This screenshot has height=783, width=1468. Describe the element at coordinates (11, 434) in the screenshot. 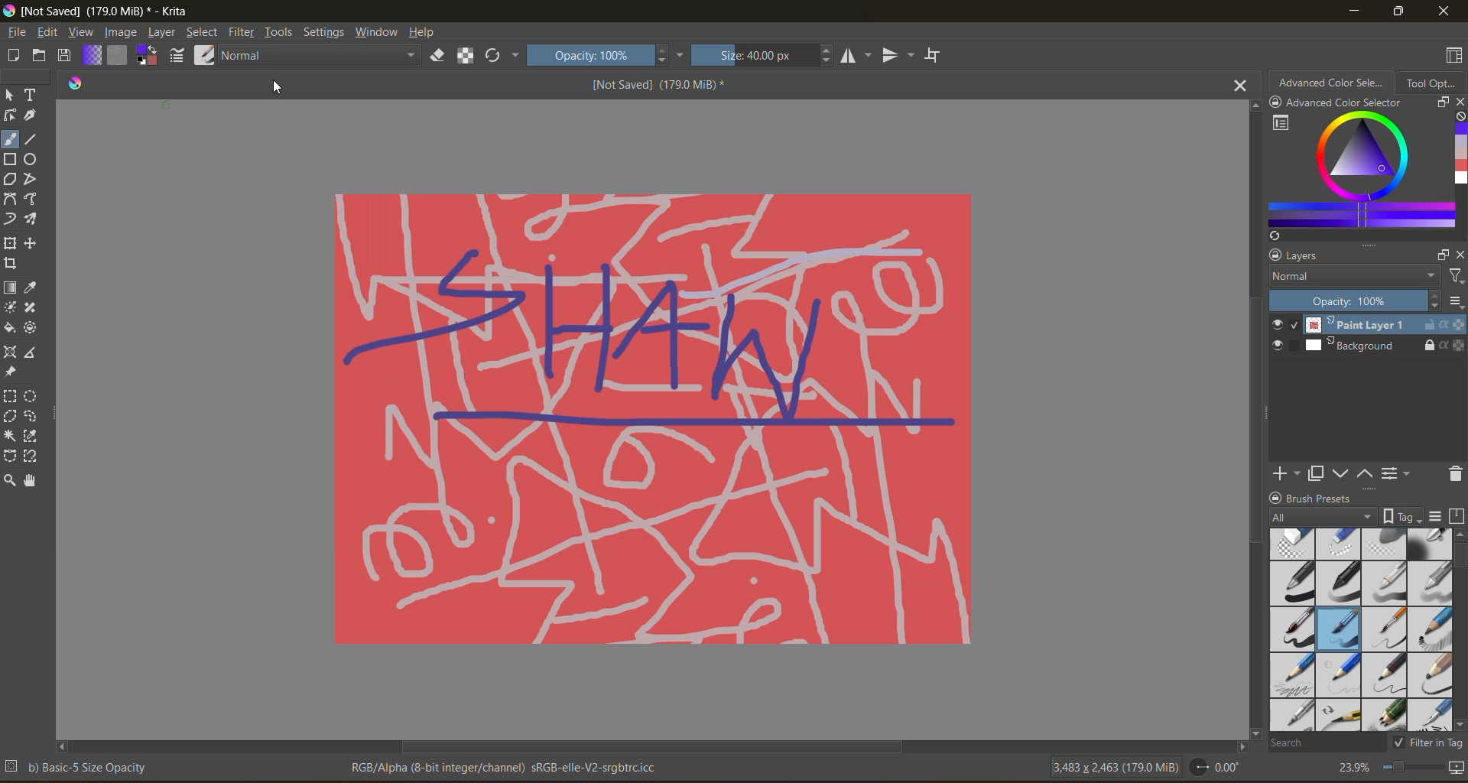

I see `contiguous selection tool` at that location.